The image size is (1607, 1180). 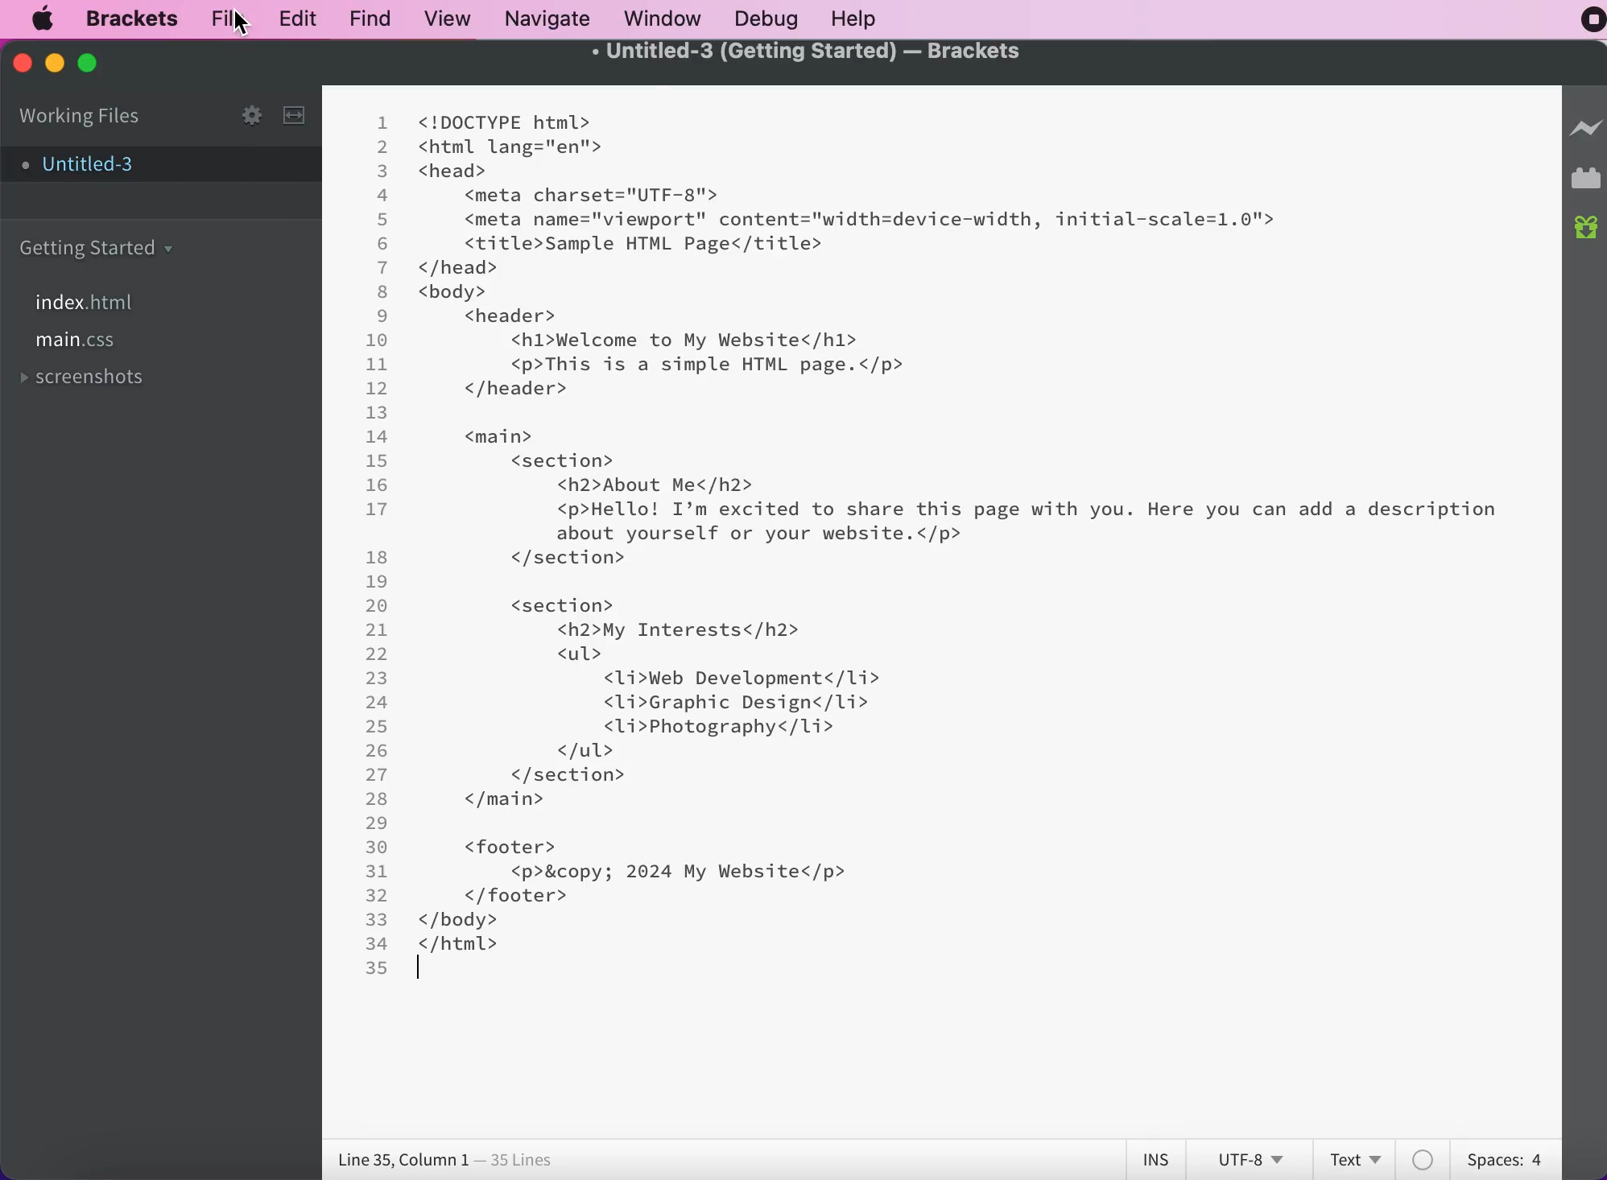 I want to click on 7, so click(x=382, y=268).